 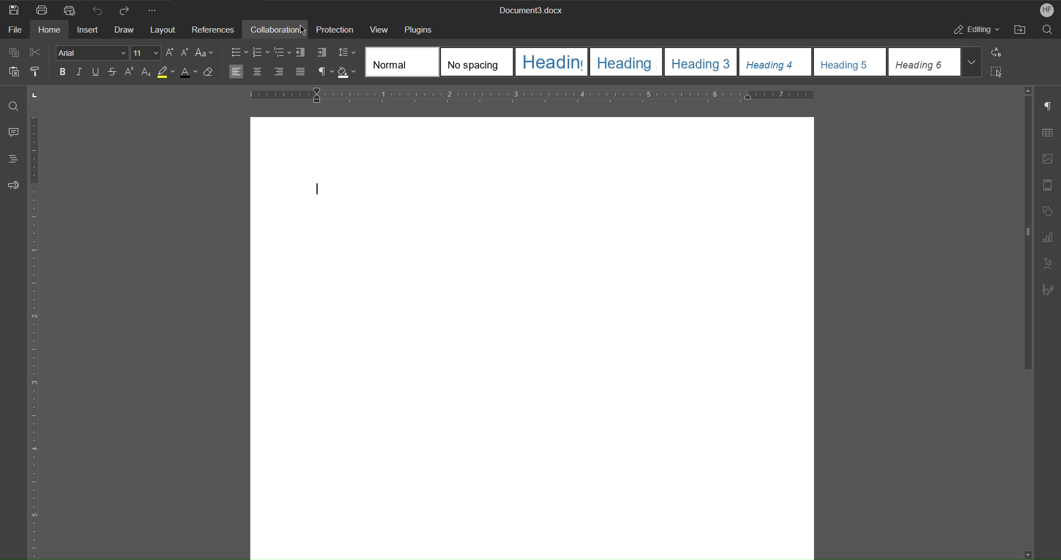 I want to click on Copy Style, so click(x=39, y=71).